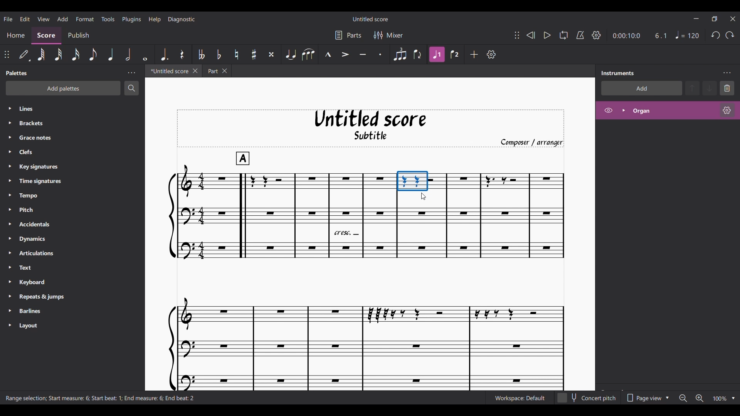  What do you see at coordinates (131, 73) in the screenshot?
I see `Palette panel settings` at bounding box center [131, 73].